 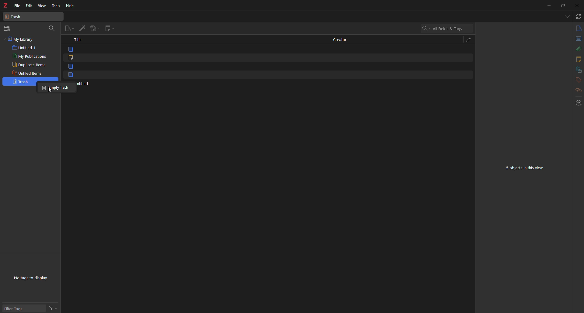 I want to click on trash, so click(x=20, y=81).